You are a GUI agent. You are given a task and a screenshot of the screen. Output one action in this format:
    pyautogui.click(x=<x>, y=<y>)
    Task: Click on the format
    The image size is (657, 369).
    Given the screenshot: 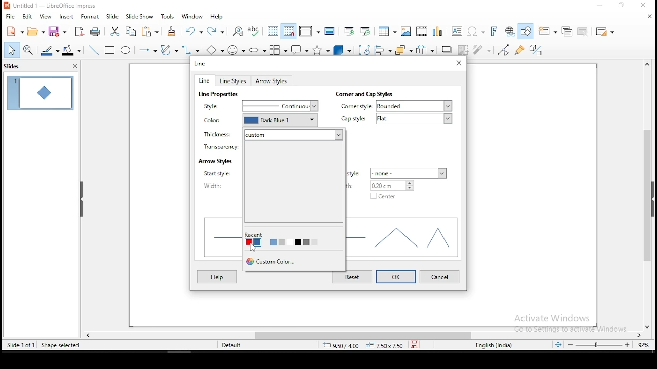 What is the action you would take?
    pyautogui.click(x=90, y=16)
    